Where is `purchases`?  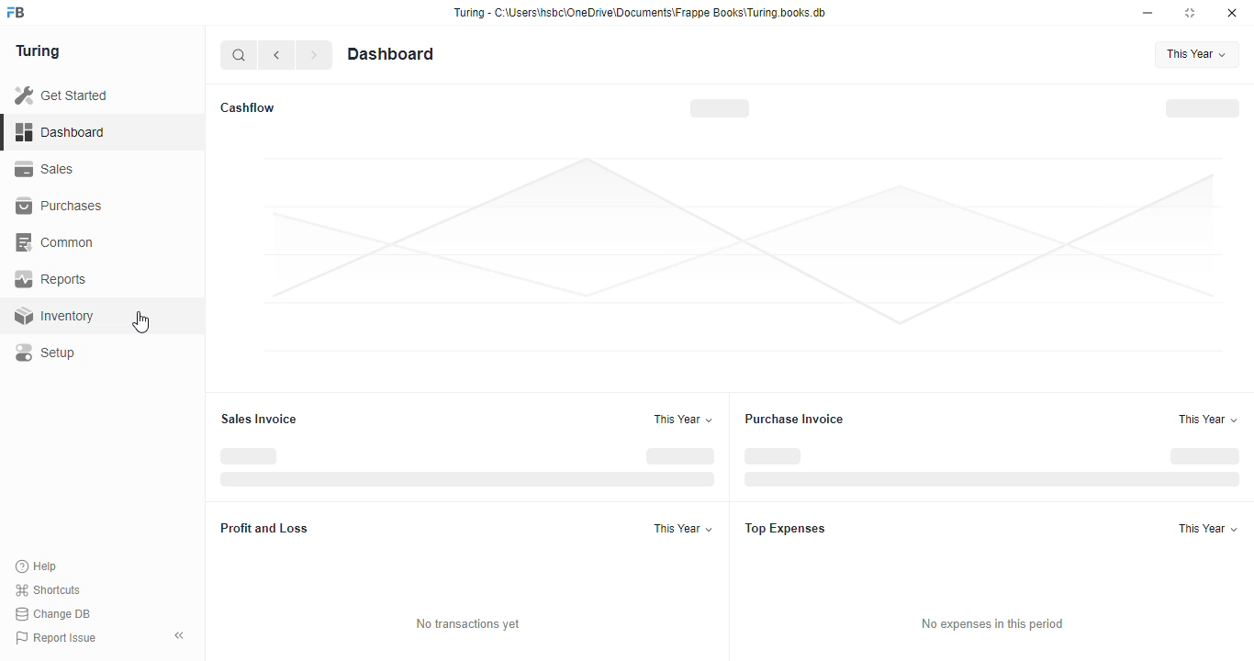
purchases is located at coordinates (59, 206).